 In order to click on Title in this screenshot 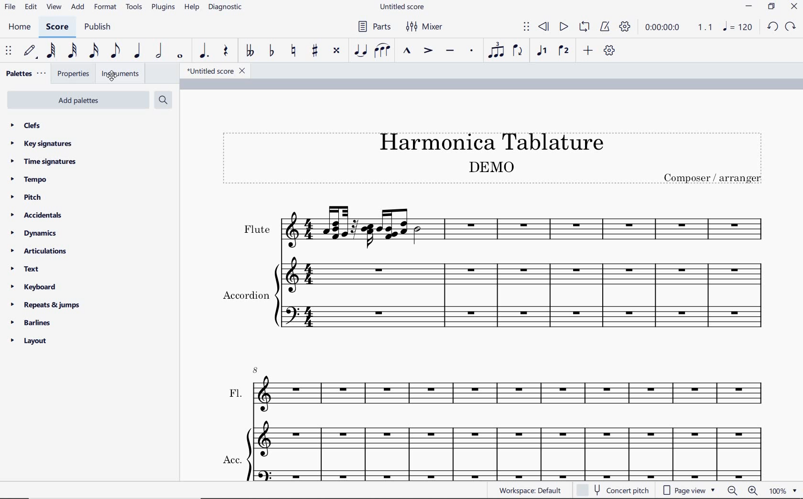, I will do `click(488, 160)`.